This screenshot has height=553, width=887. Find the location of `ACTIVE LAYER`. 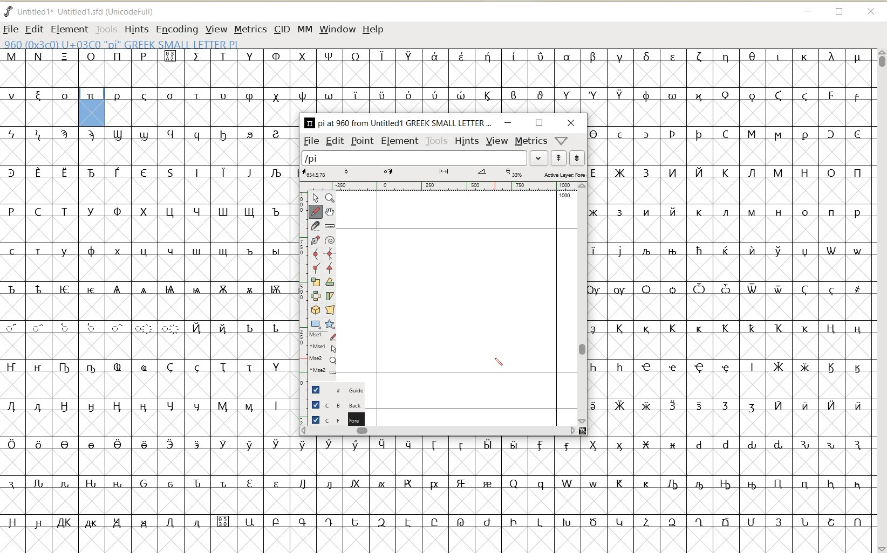

ACTIVE LAYER is located at coordinates (442, 174).